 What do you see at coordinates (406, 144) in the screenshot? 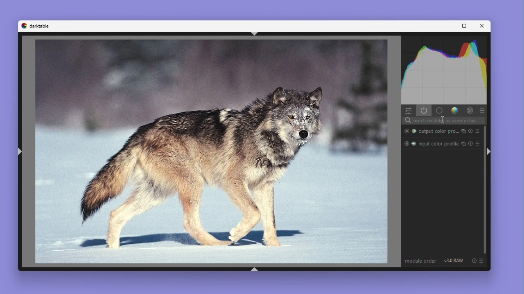
I see `Radial Mask` at bounding box center [406, 144].